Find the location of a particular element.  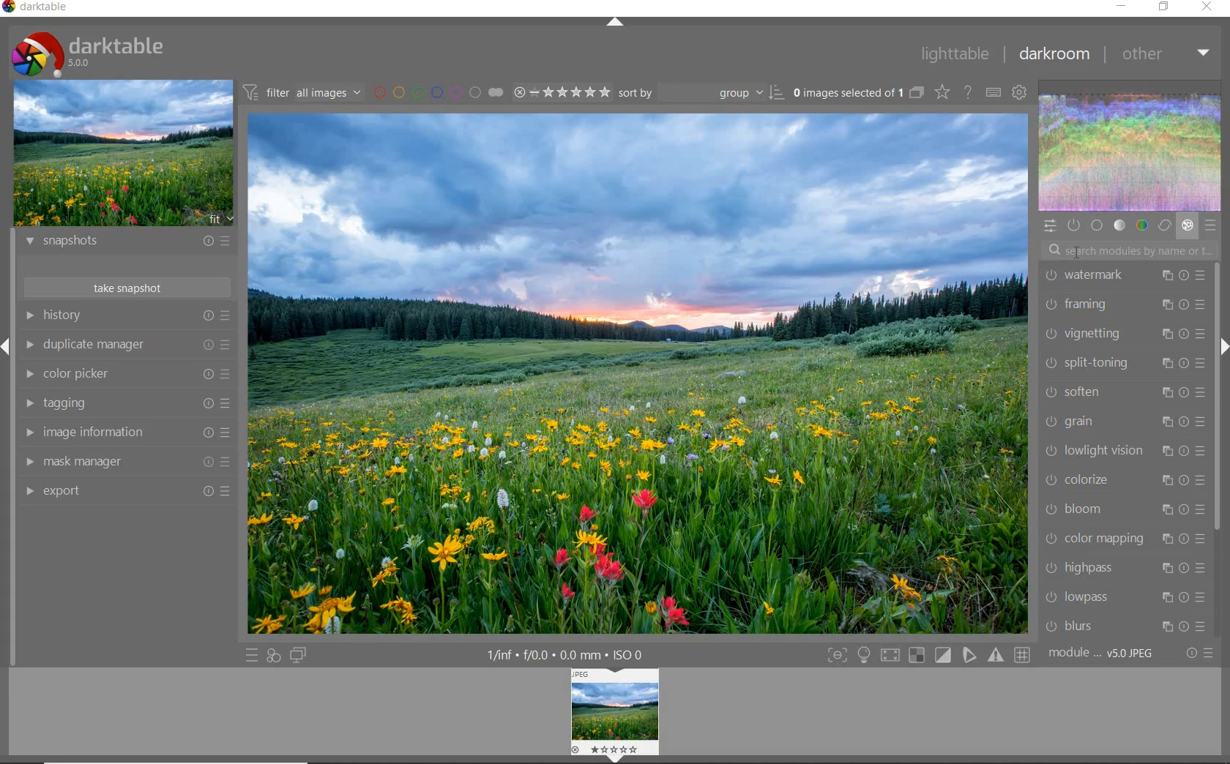

take snapshot is located at coordinates (128, 288).